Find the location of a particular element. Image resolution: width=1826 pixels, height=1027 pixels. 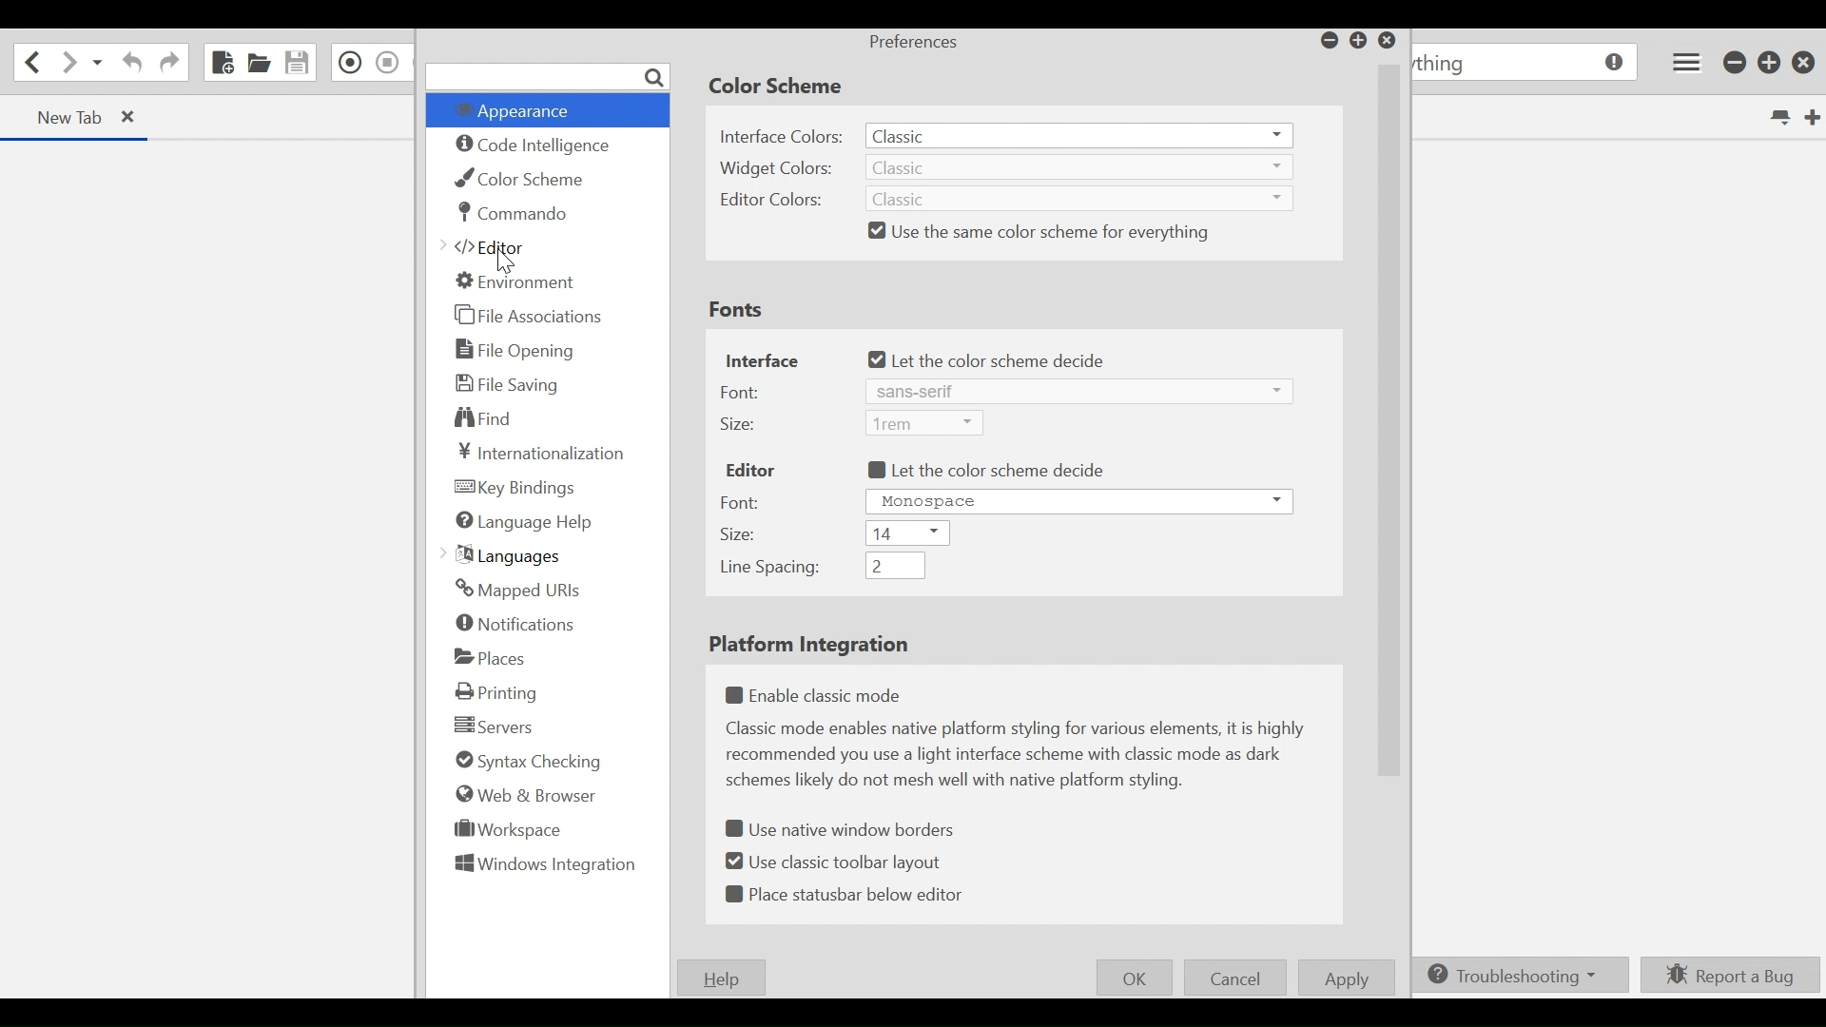

Help is located at coordinates (718, 977).